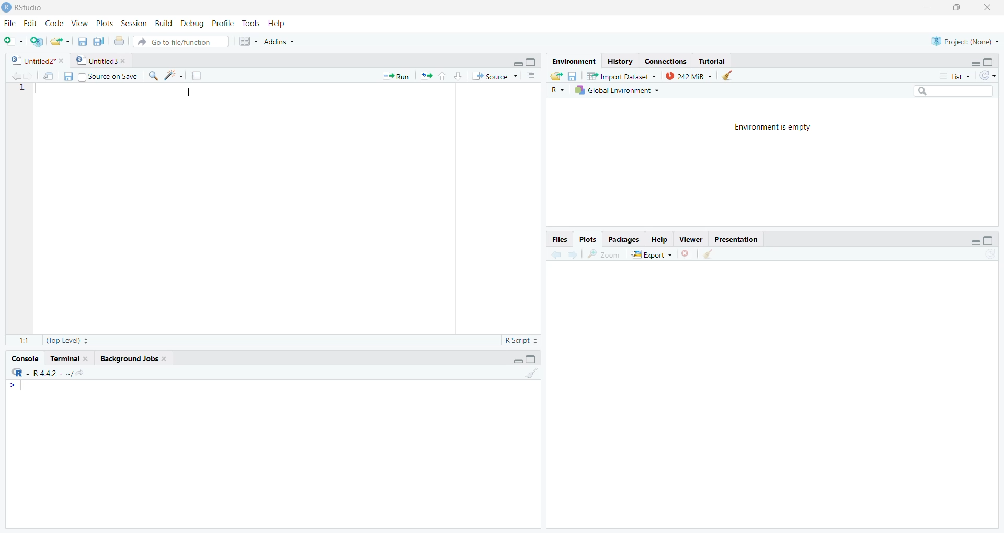 The height and width of the screenshot is (533, 1004). Describe the element at coordinates (163, 23) in the screenshot. I see `Build` at that location.